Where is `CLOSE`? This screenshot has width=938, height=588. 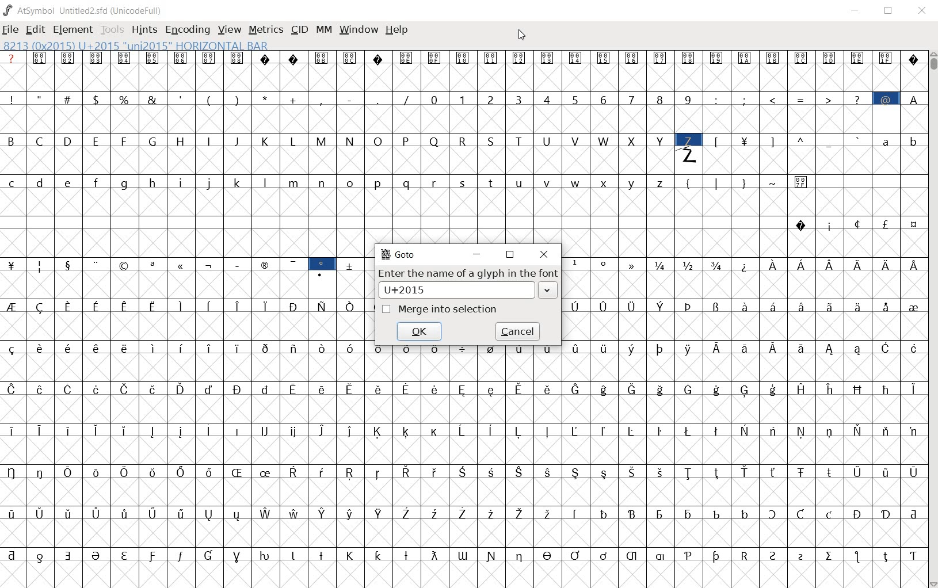 CLOSE is located at coordinates (543, 255).